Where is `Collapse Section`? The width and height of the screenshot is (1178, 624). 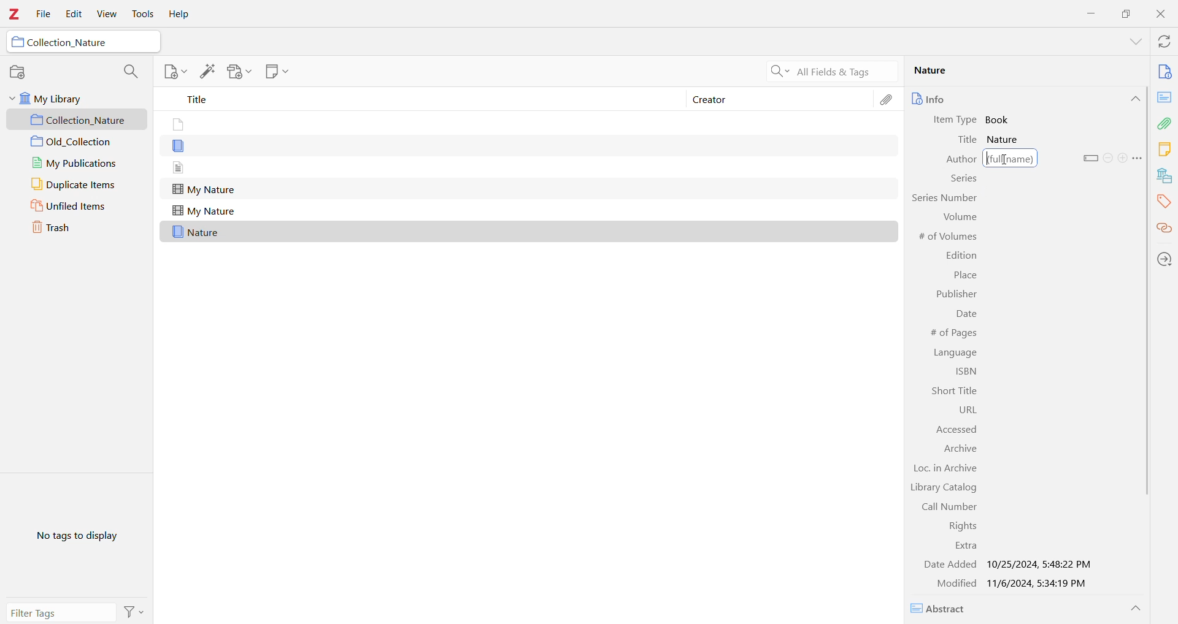 Collapse Section is located at coordinates (1134, 99).